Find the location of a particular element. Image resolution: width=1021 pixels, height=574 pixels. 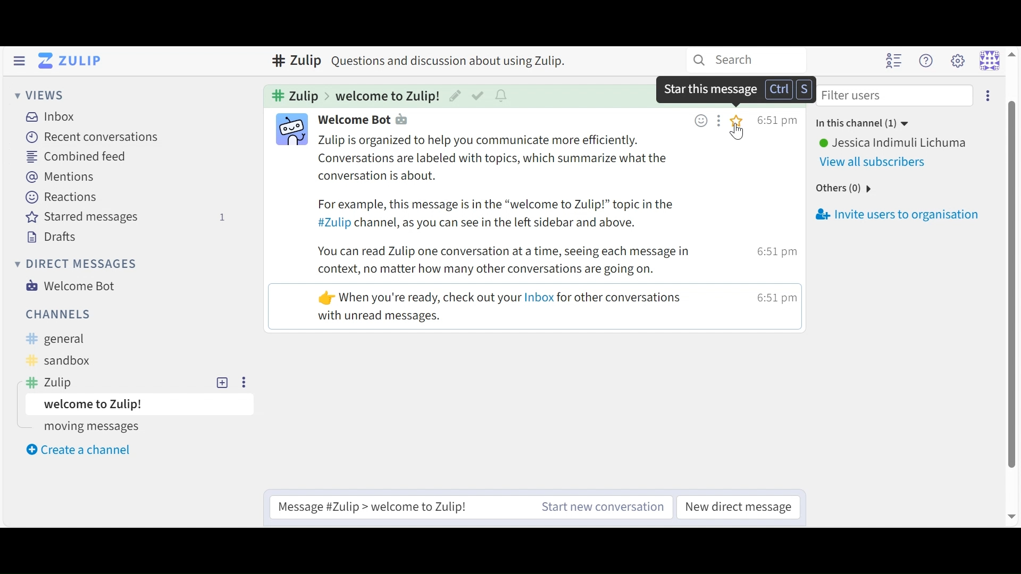

Combined Feed is located at coordinates (71, 157).